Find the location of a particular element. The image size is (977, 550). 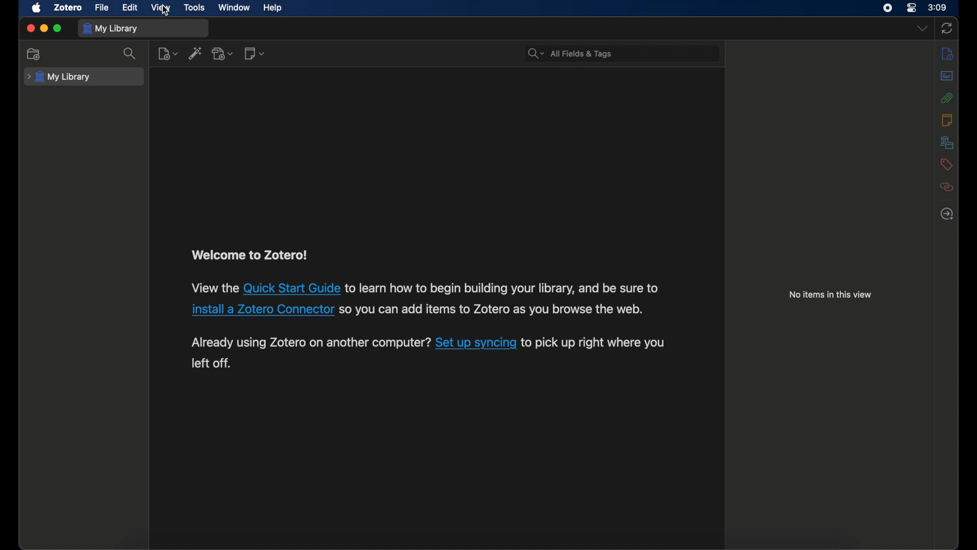

my library is located at coordinates (110, 28).